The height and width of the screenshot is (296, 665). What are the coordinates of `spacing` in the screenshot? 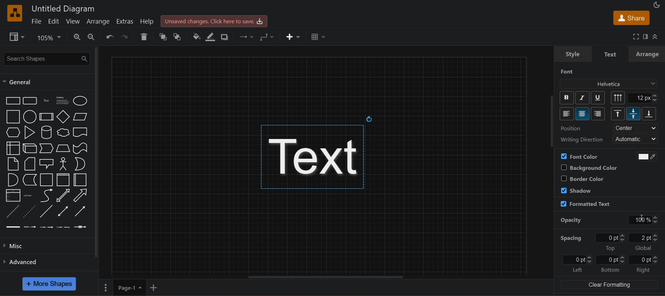 It's located at (570, 238).